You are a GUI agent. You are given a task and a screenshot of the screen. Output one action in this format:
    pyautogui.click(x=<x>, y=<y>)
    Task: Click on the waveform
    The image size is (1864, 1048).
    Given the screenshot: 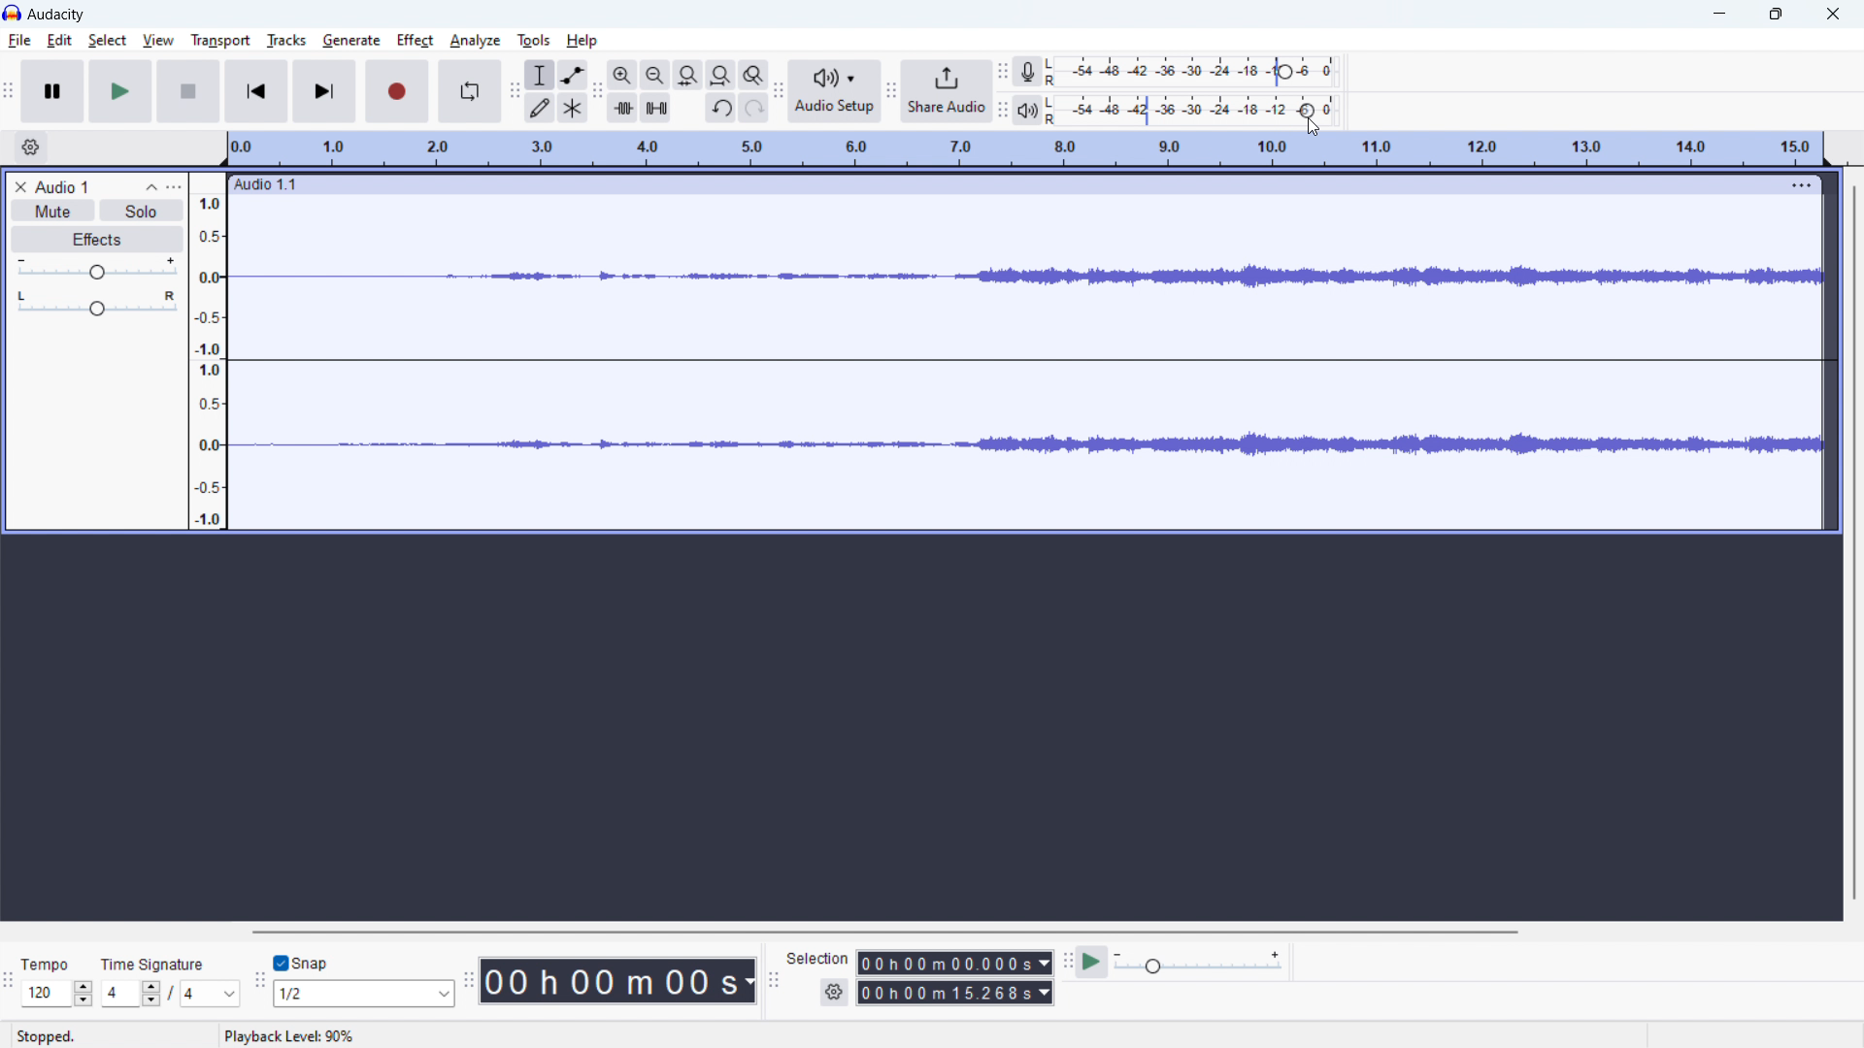 What is the action you would take?
    pyautogui.click(x=1027, y=278)
    